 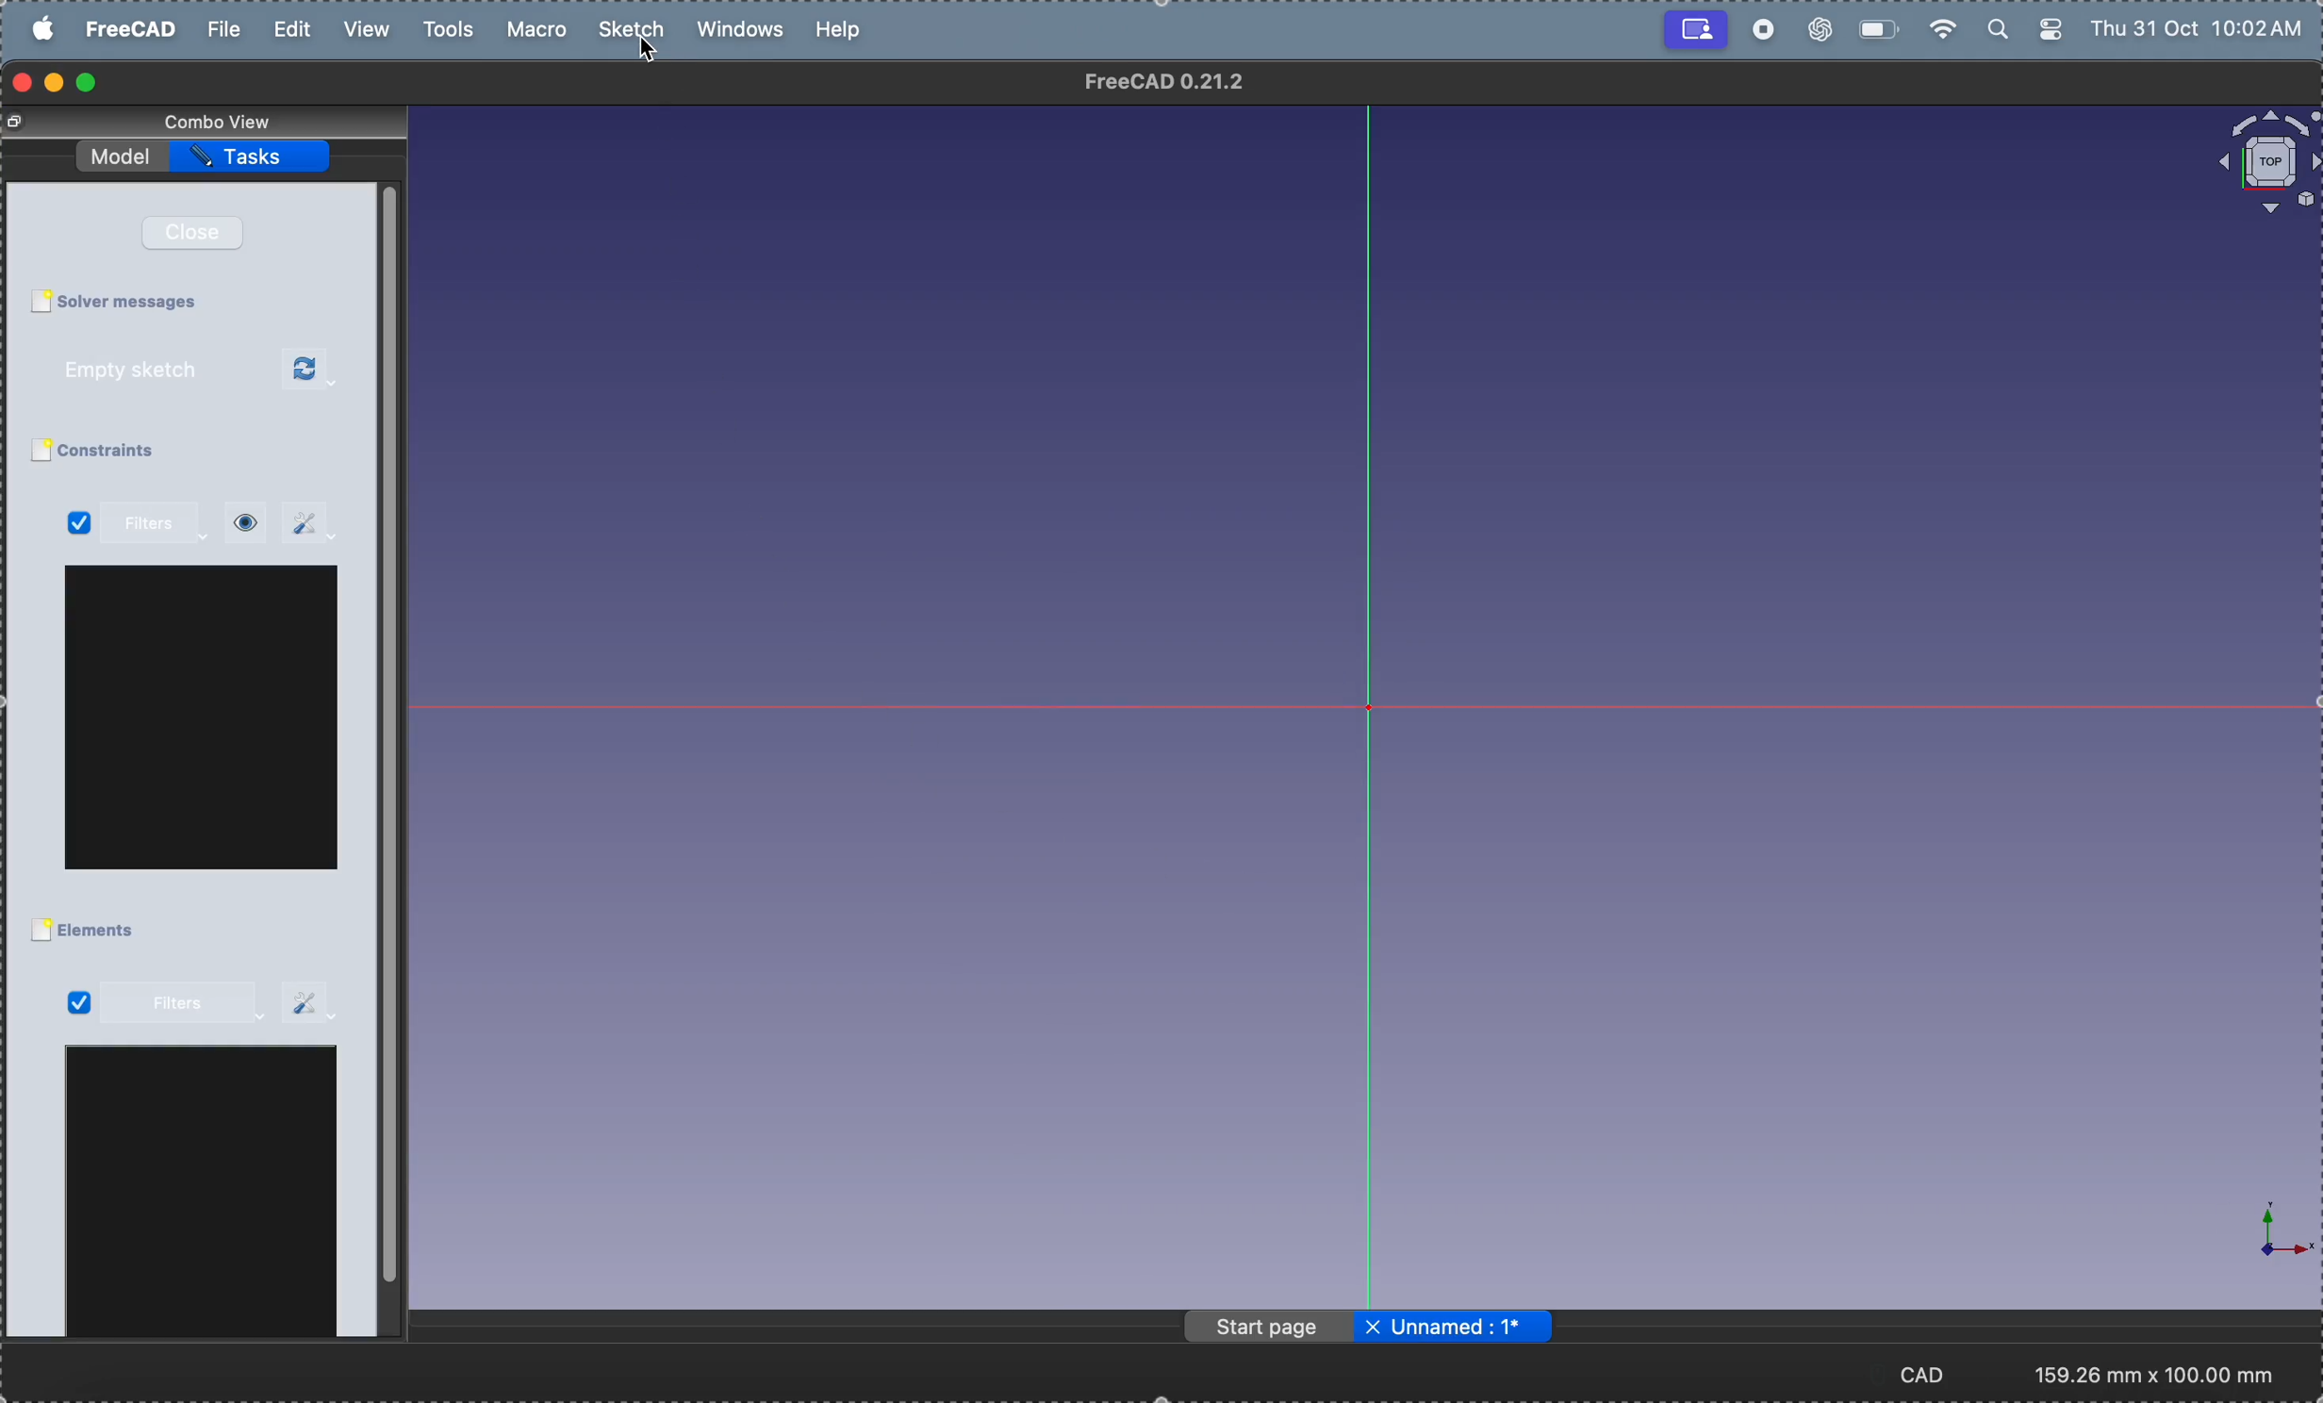 What do you see at coordinates (134, 28) in the screenshot?
I see `free cad` at bounding box center [134, 28].